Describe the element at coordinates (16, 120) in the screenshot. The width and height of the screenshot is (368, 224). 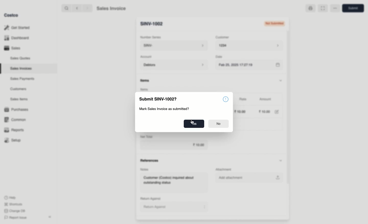
I see `Common` at that location.